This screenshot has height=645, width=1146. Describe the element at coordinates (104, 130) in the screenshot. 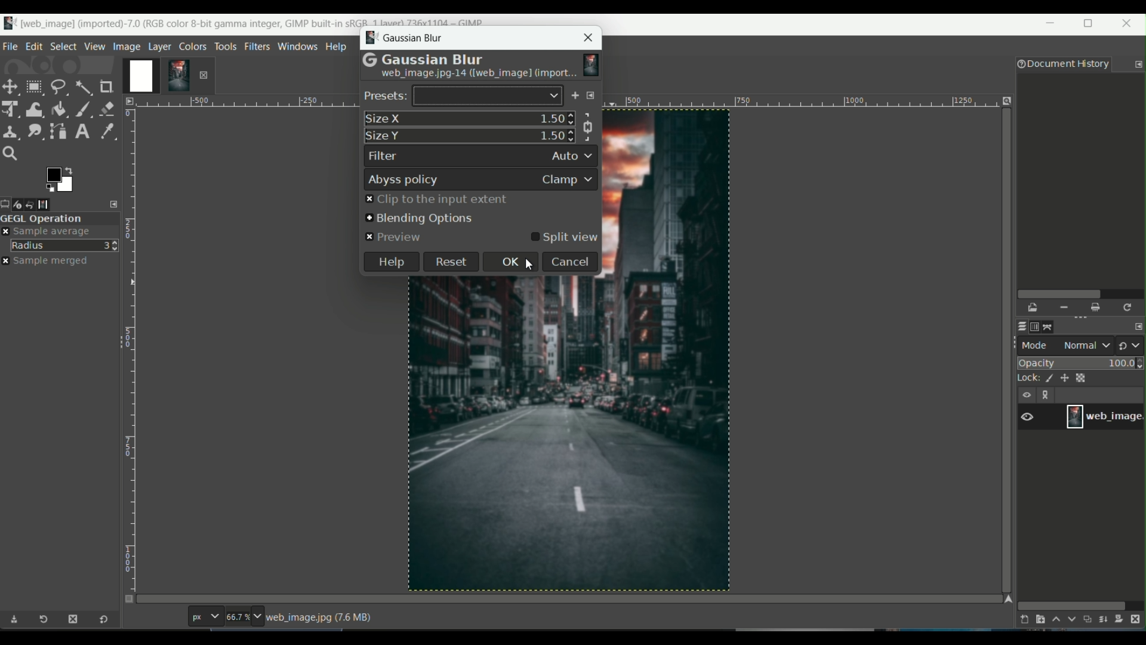

I see `color picker tool` at that location.